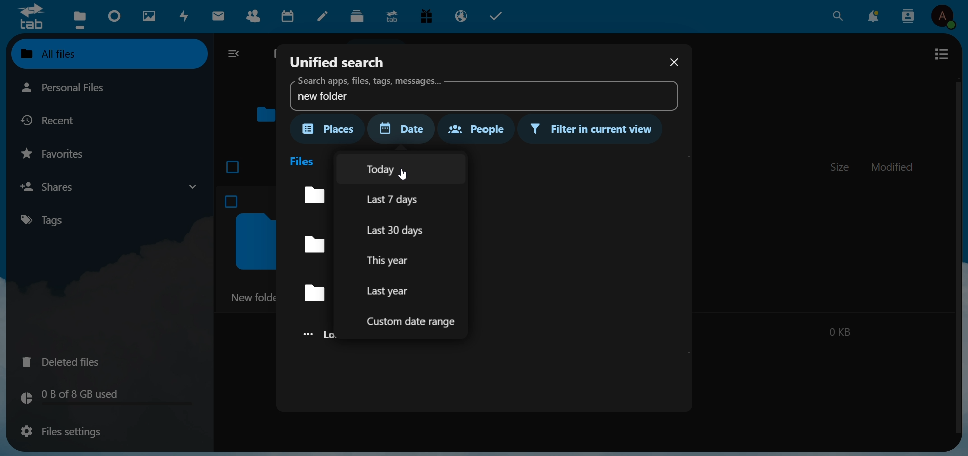 The height and width of the screenshot is (456, 968). I want to click on notification, so click(875, 15).